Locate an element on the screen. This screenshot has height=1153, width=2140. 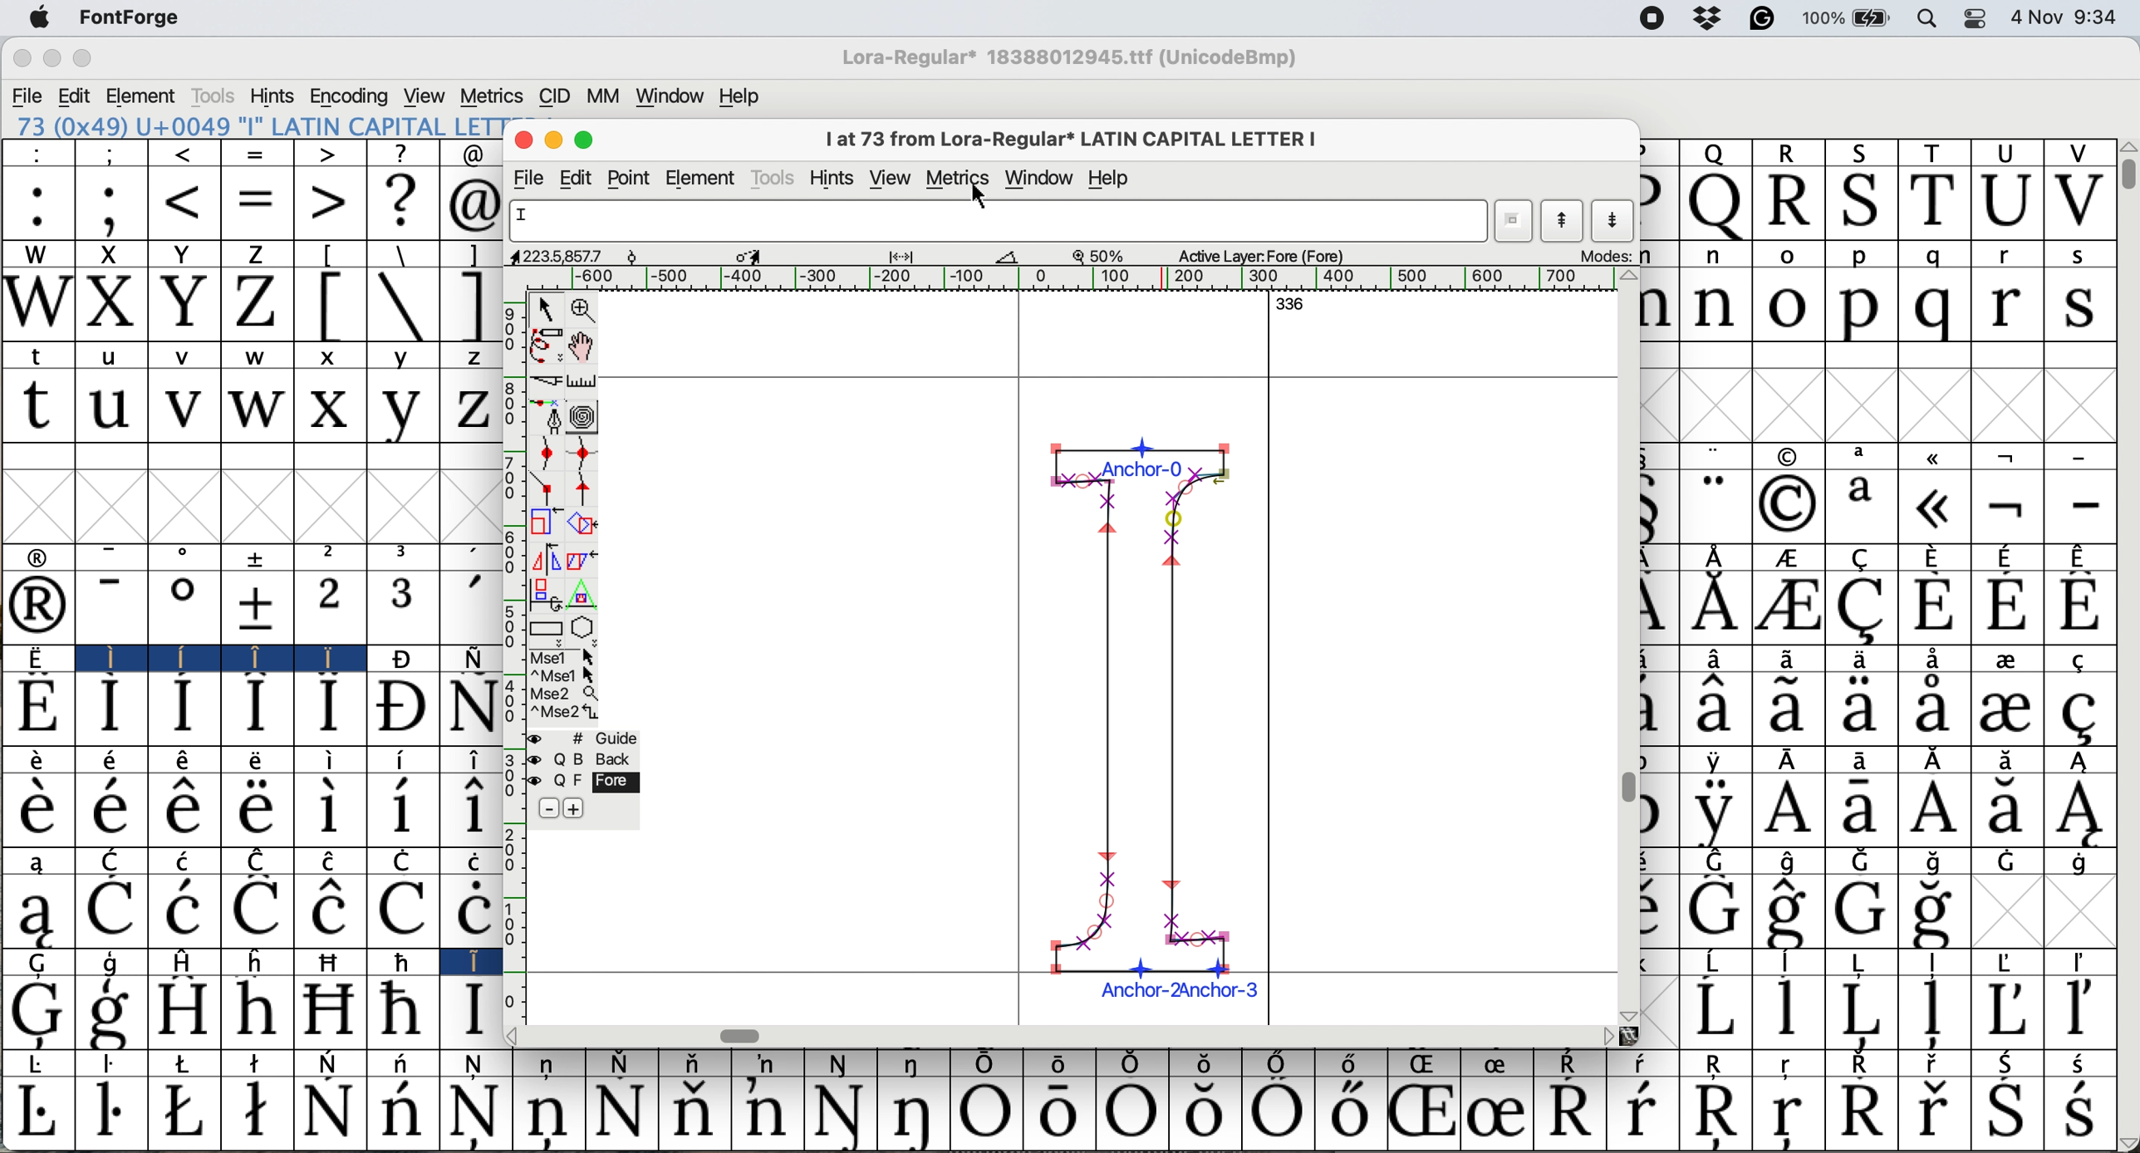
Symbol is located at coordinates (1787, 809).